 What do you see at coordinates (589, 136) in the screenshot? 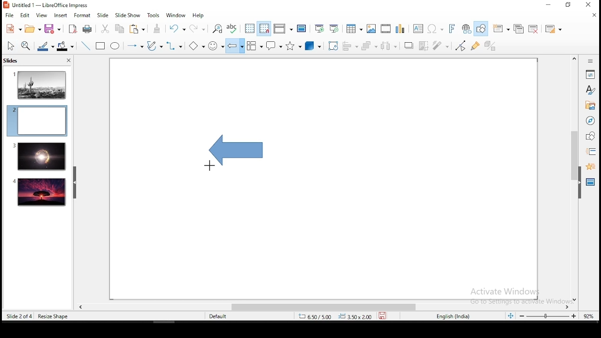
I see `shapes` at bounding box center [589, 136].